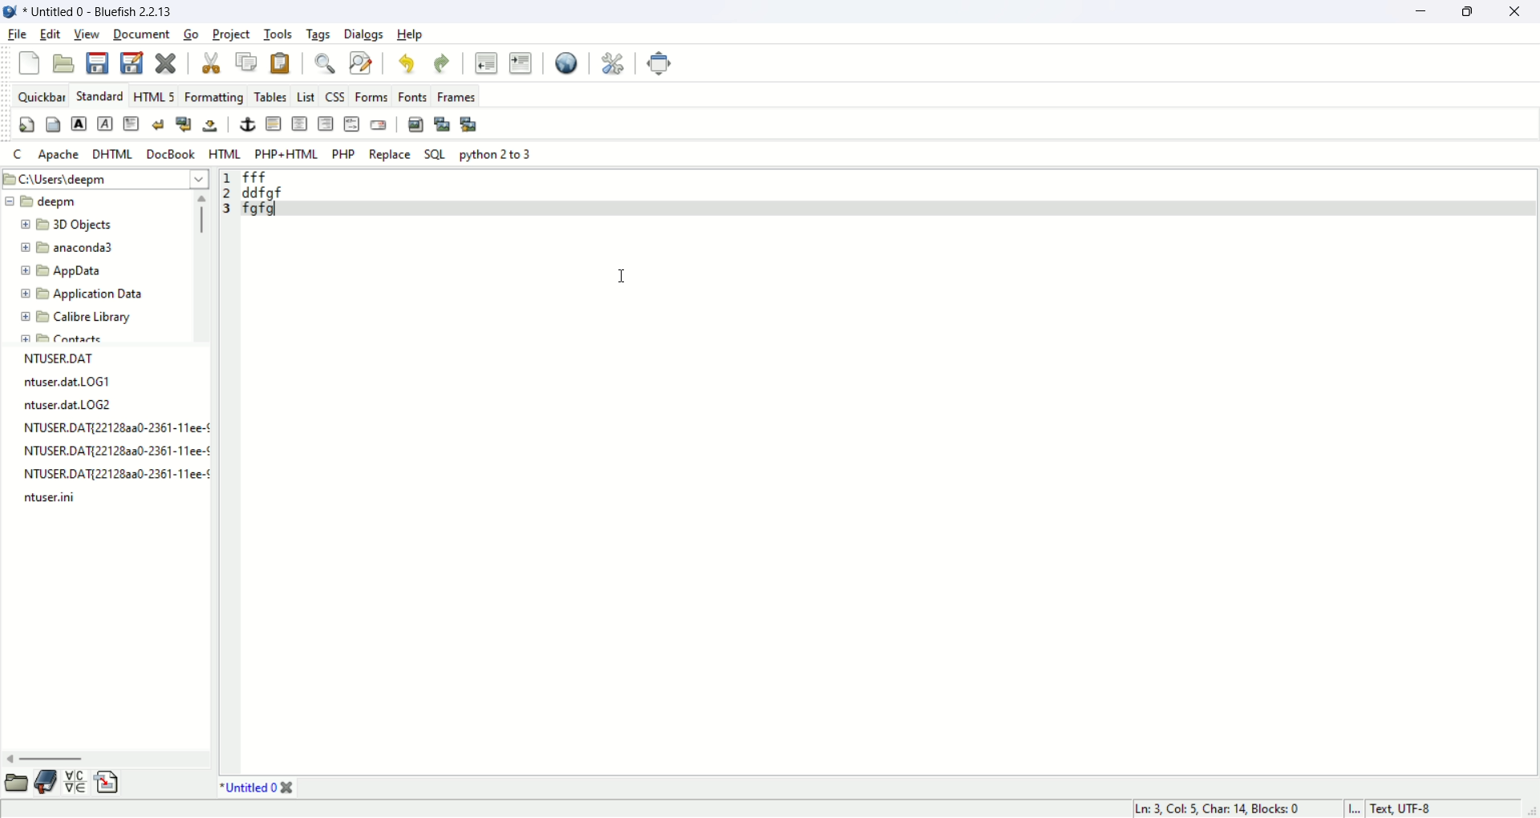 This screenshot has height=818, width=1540. What do you see at coordinates (67, 249) in the screenshot?
I see `anaconda3` at bounding box center [67, 249].